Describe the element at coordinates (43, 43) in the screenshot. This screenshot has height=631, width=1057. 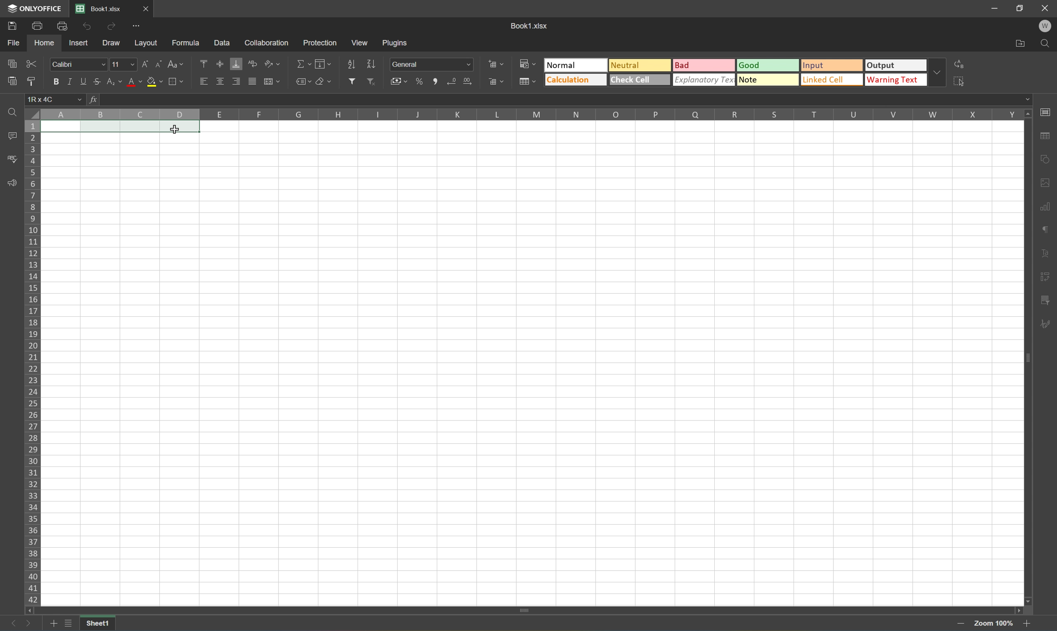
I see `Home` at that location.